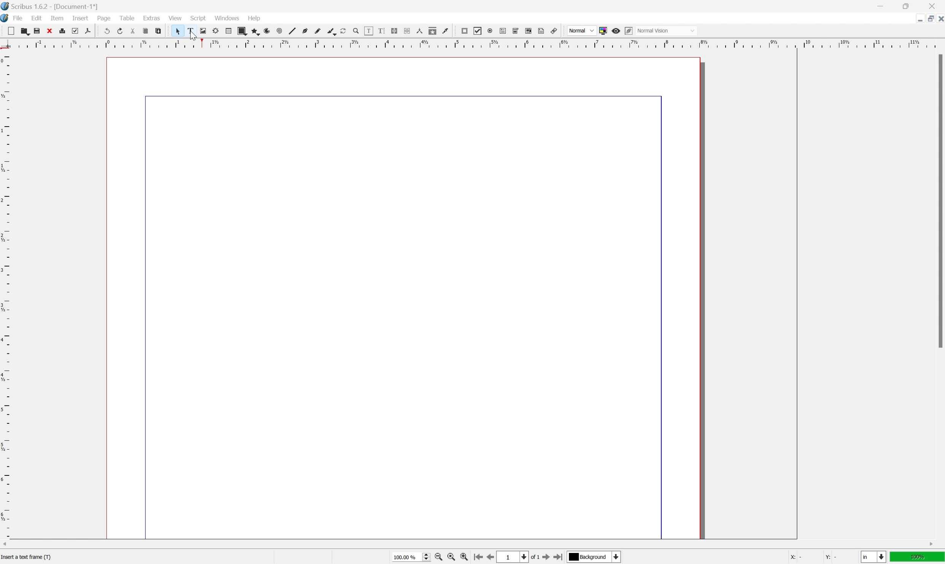  What do you see at coordinates (381, 30) in the screenshot?
I see `edit text with story editor` at bounding box center [381, 30].